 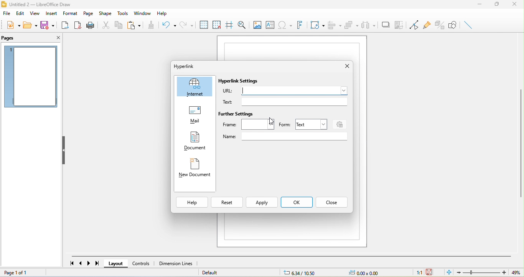 I want to click on controls, so click(x=143, y=264).